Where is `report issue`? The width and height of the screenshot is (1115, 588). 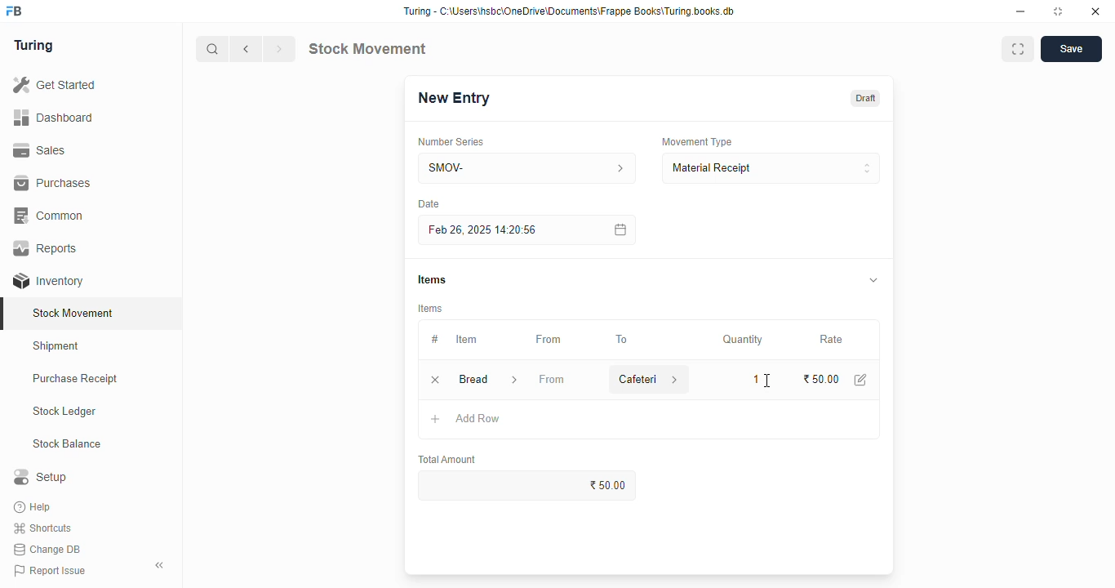 report issue is located at coordinates (50, 570).